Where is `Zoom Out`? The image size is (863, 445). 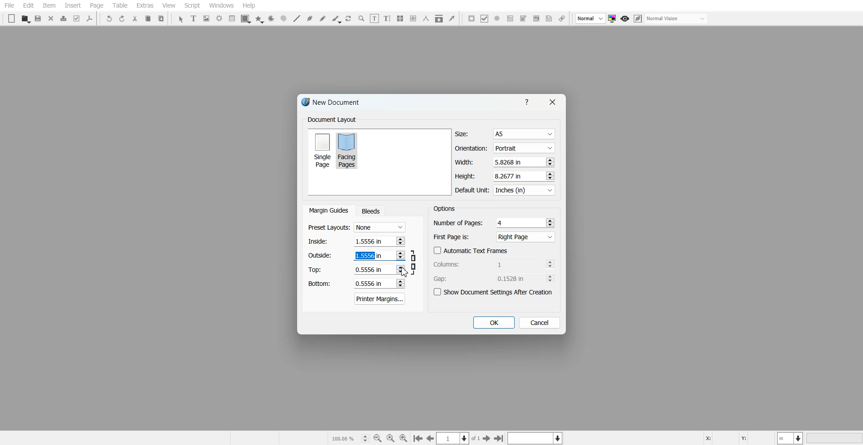
Zoom Out is located at coordinates (378, 438).